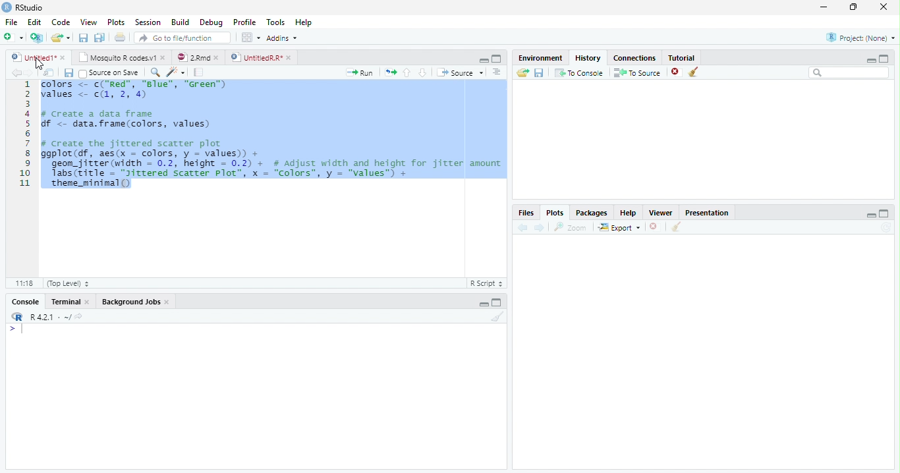 The height and width of the screenshot is (473, 900). I want to click on Code tools, so click(177, 72).